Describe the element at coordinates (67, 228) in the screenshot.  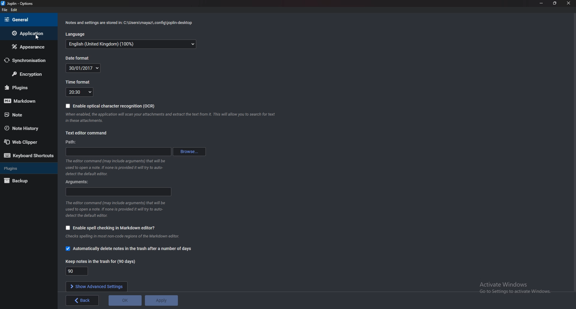
I see `checkbox` at that location.